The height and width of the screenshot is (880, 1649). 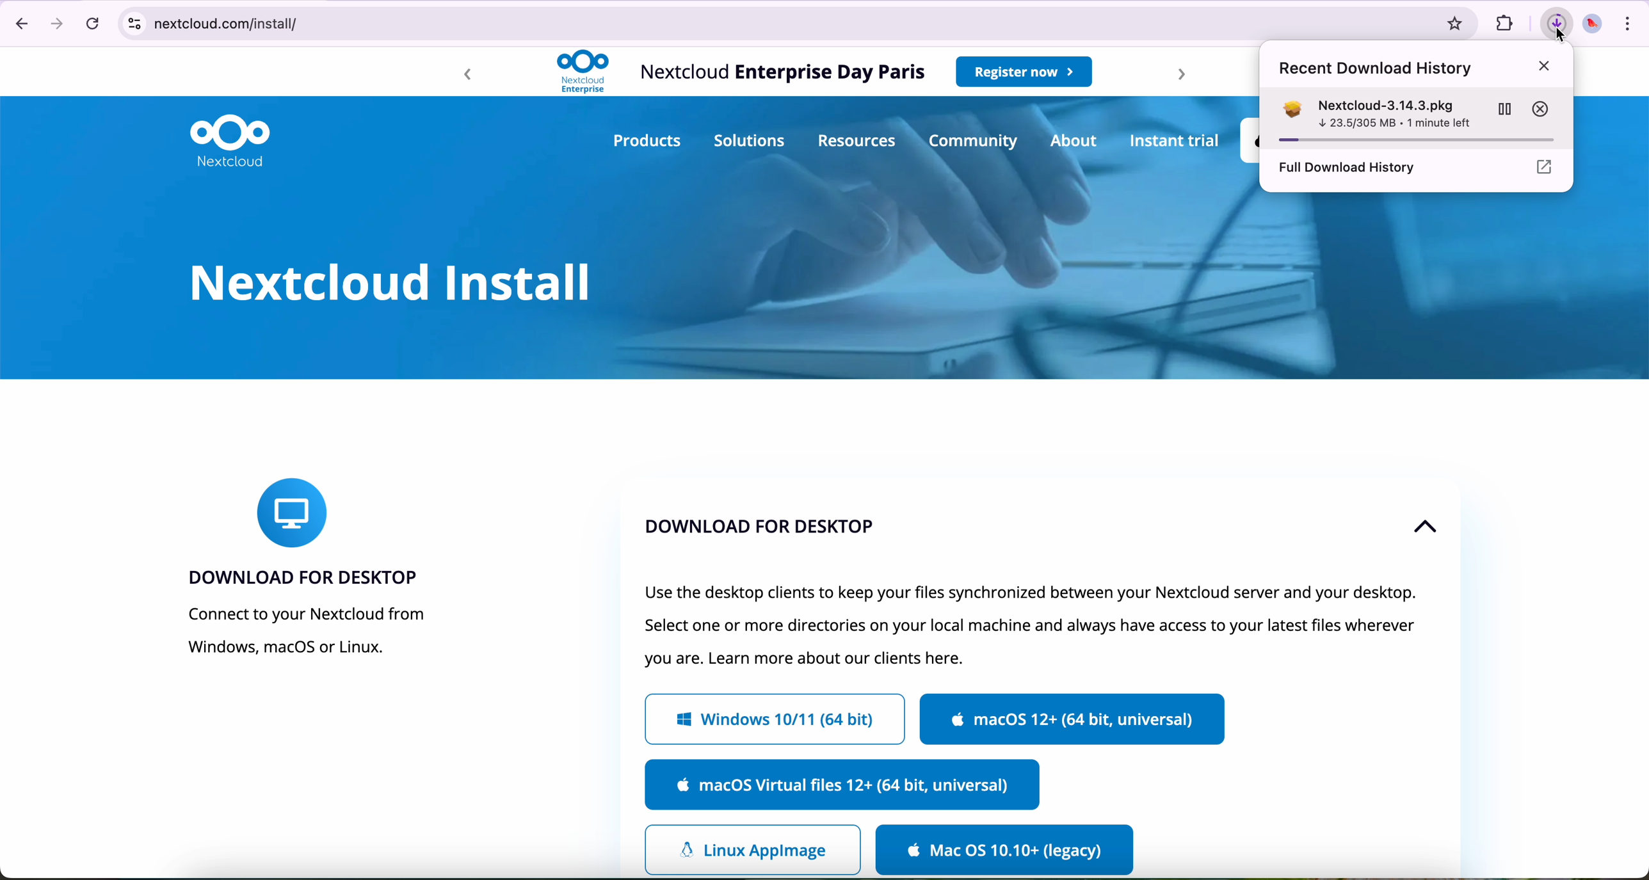 What do you see at coordinates (1593, 21) in the screenshot?
I see `profile` at bounding box center [1593, 21].